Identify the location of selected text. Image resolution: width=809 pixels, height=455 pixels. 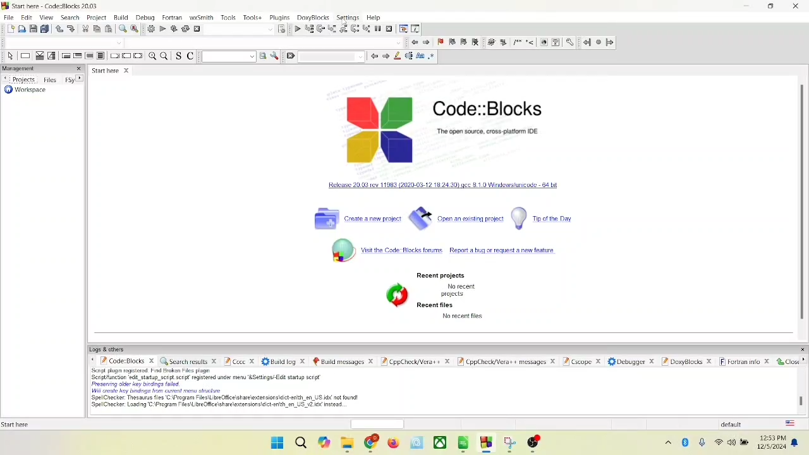
(410, 58).